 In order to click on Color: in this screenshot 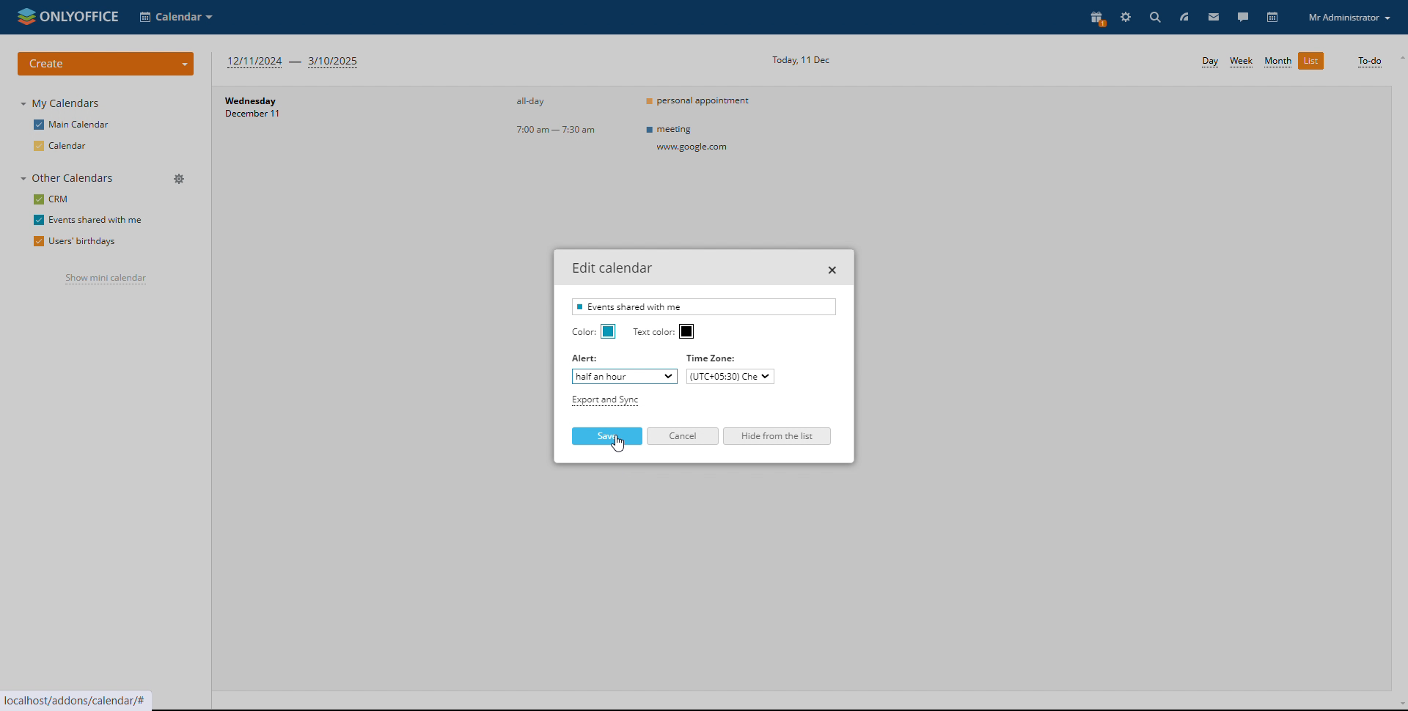, I will do `click(582, 332)`.